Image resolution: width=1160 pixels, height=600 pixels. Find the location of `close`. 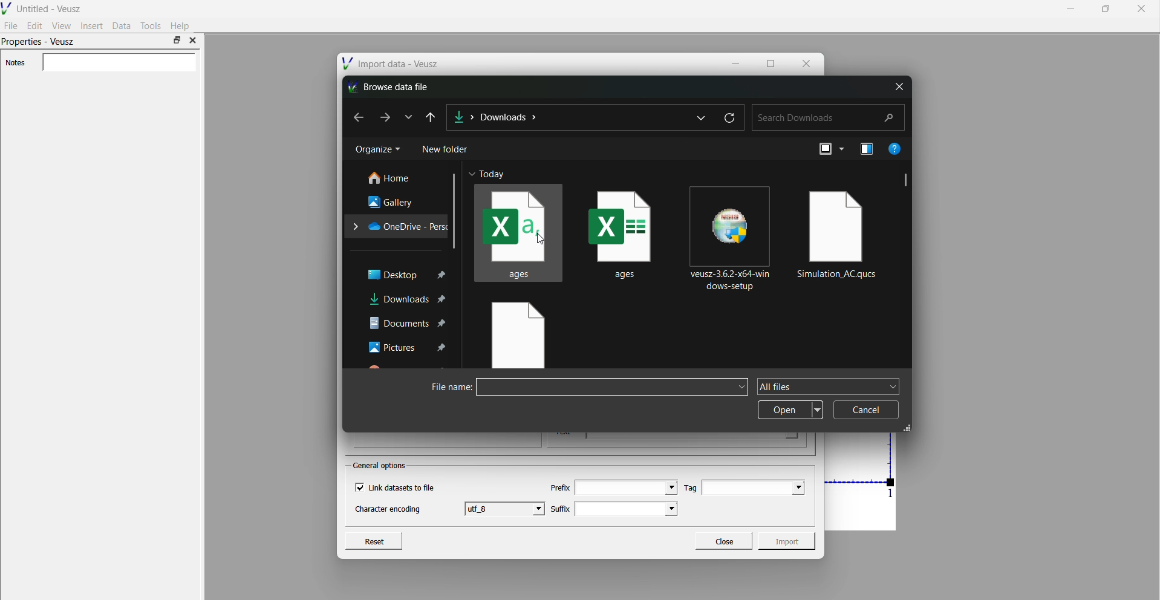

close is located at coordinates (192, 41).